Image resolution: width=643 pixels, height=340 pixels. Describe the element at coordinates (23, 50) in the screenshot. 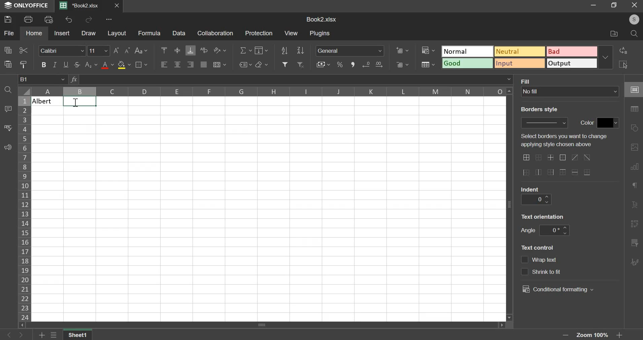

I see `cut` at that location.